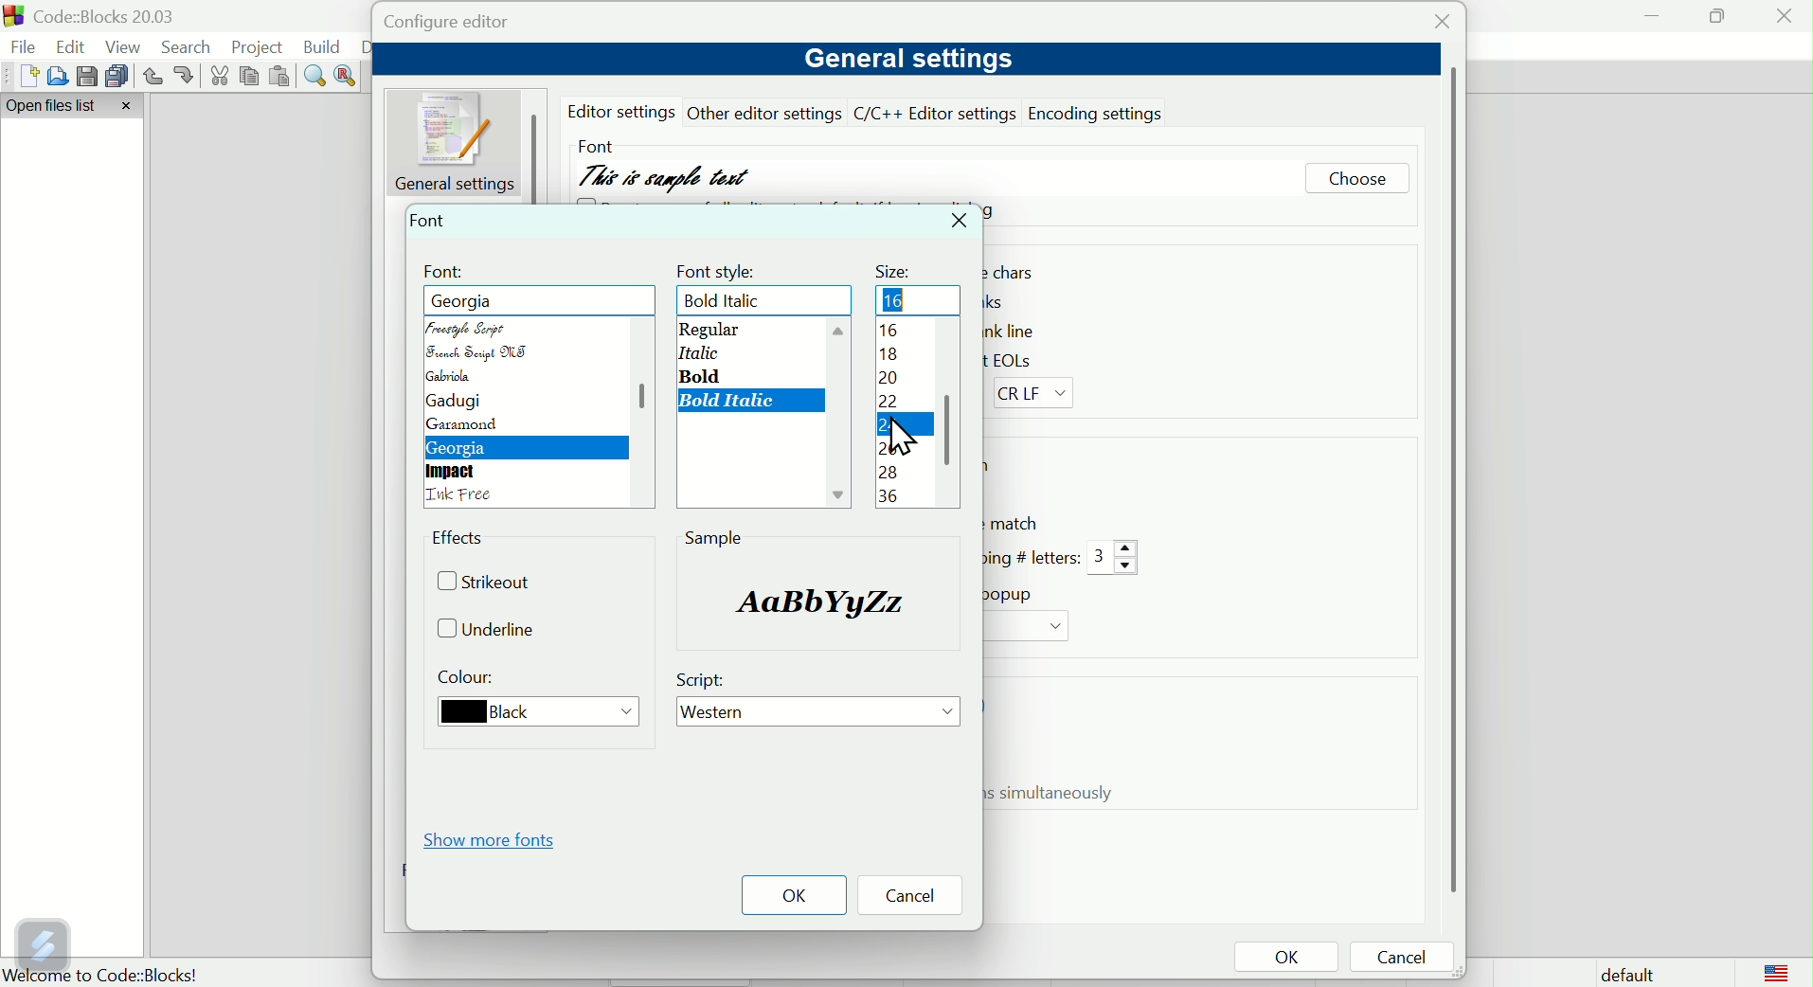  What do you see at coordinates (186, 75) in the screenshot?
I see `redo` at bounding box center [186, 75].